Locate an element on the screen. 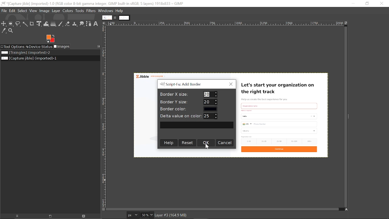 This screenshot has height=219, width=389. Smudge tool is located at coordinates (82, 23).